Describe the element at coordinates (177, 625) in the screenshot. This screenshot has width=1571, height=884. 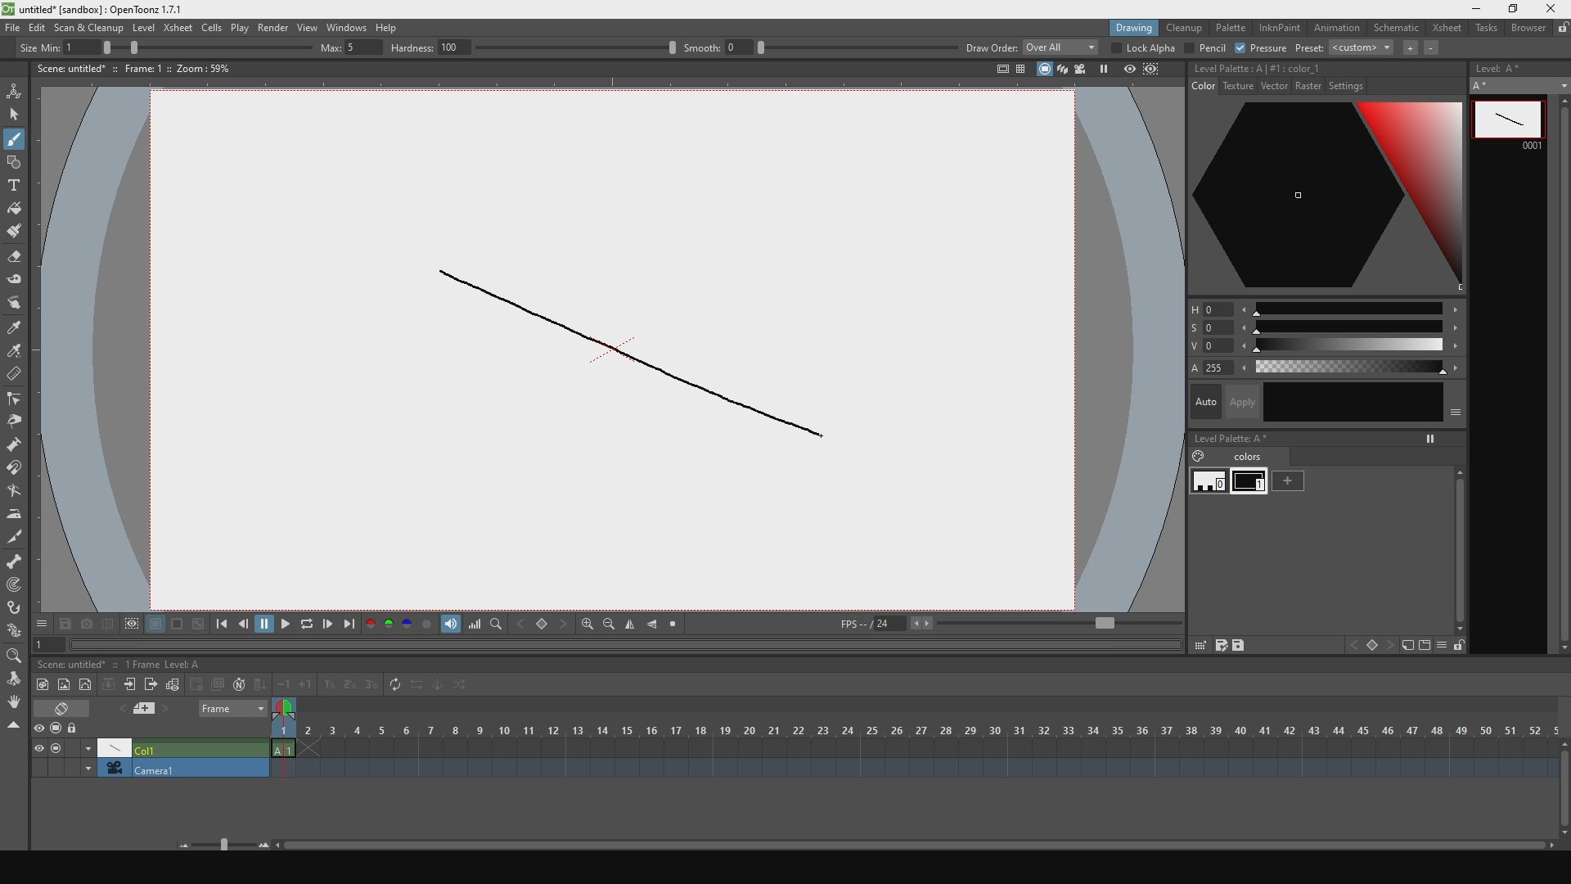
I see `black background` at that location.